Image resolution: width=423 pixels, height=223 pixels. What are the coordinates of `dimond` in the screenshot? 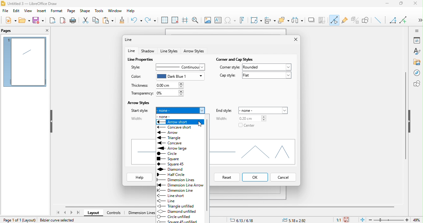 It's located at (176, 169).